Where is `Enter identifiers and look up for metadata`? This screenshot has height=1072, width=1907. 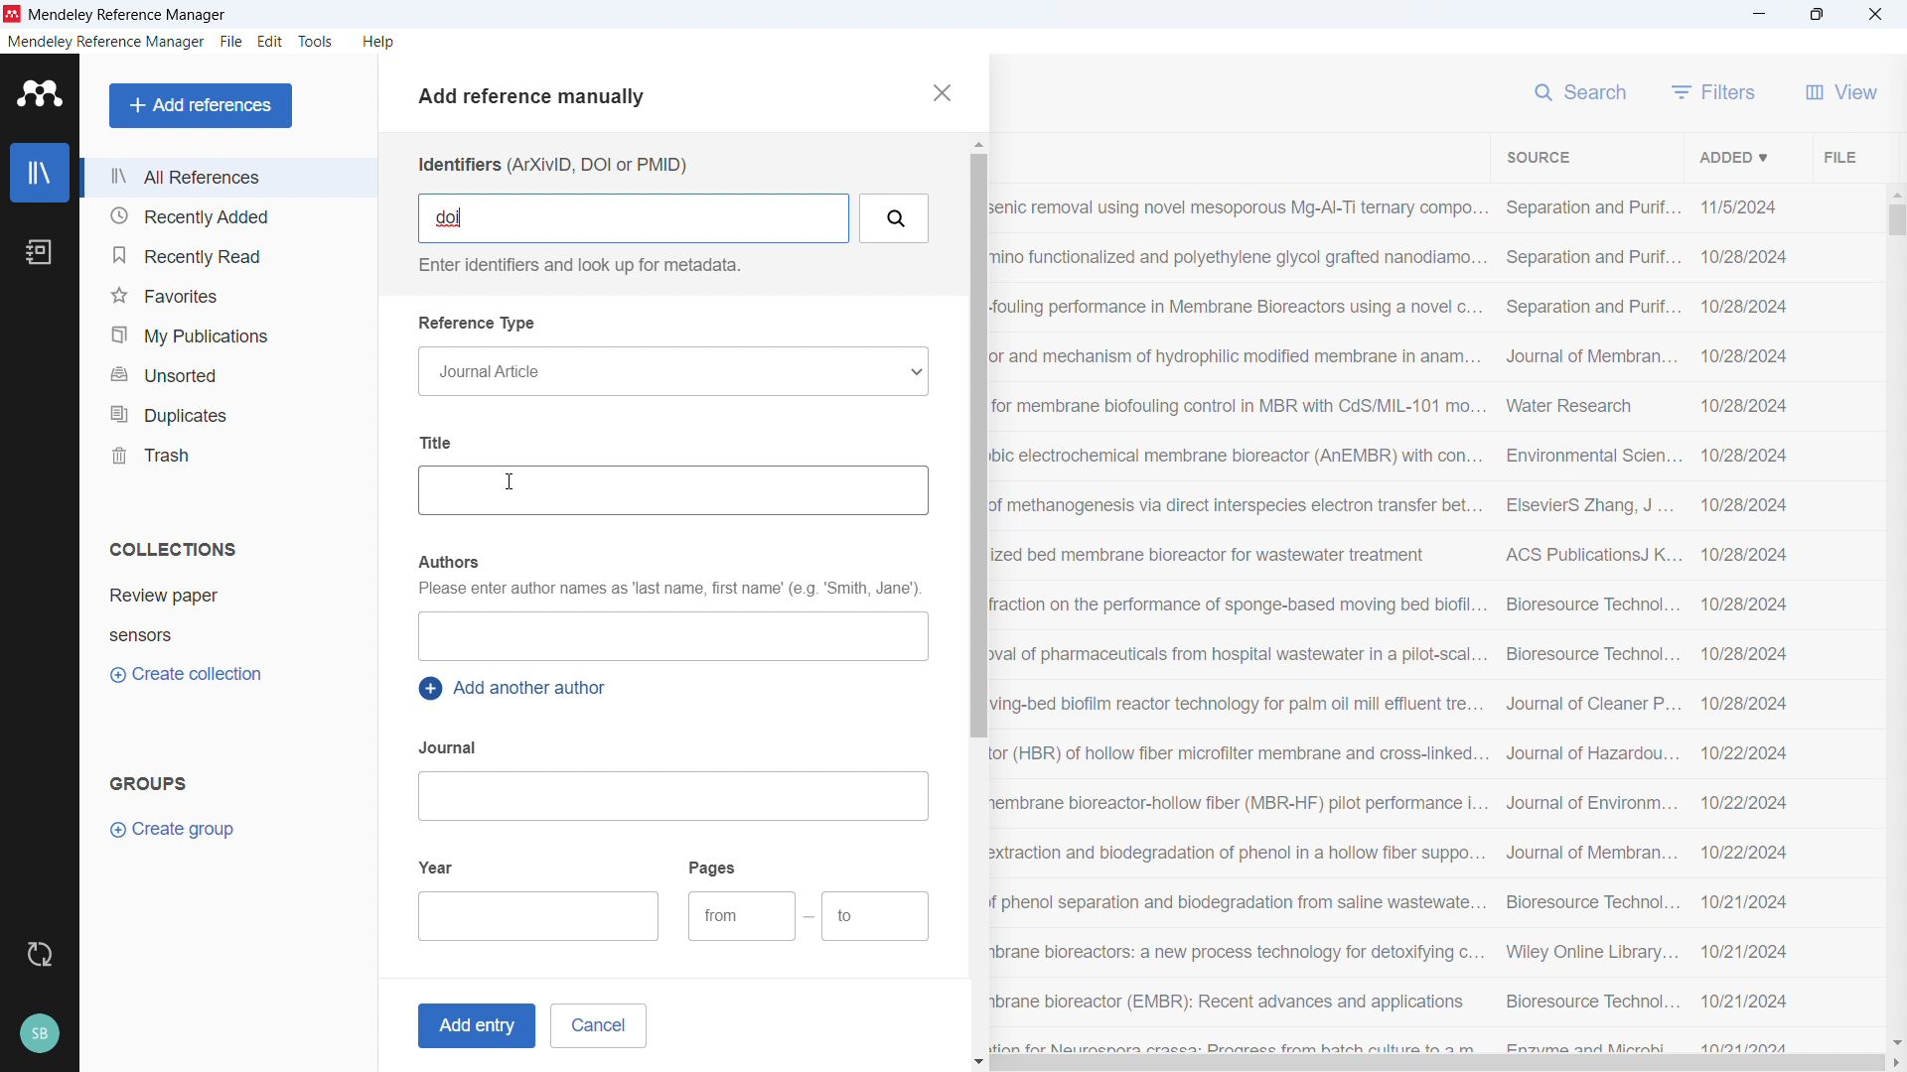
Enter identifiers and look up for metadata is located at coordinates (576, 265).